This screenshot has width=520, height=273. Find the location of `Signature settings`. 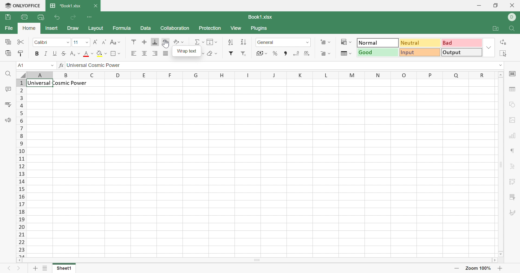

Signature settings is located at coordinates (514, 213).